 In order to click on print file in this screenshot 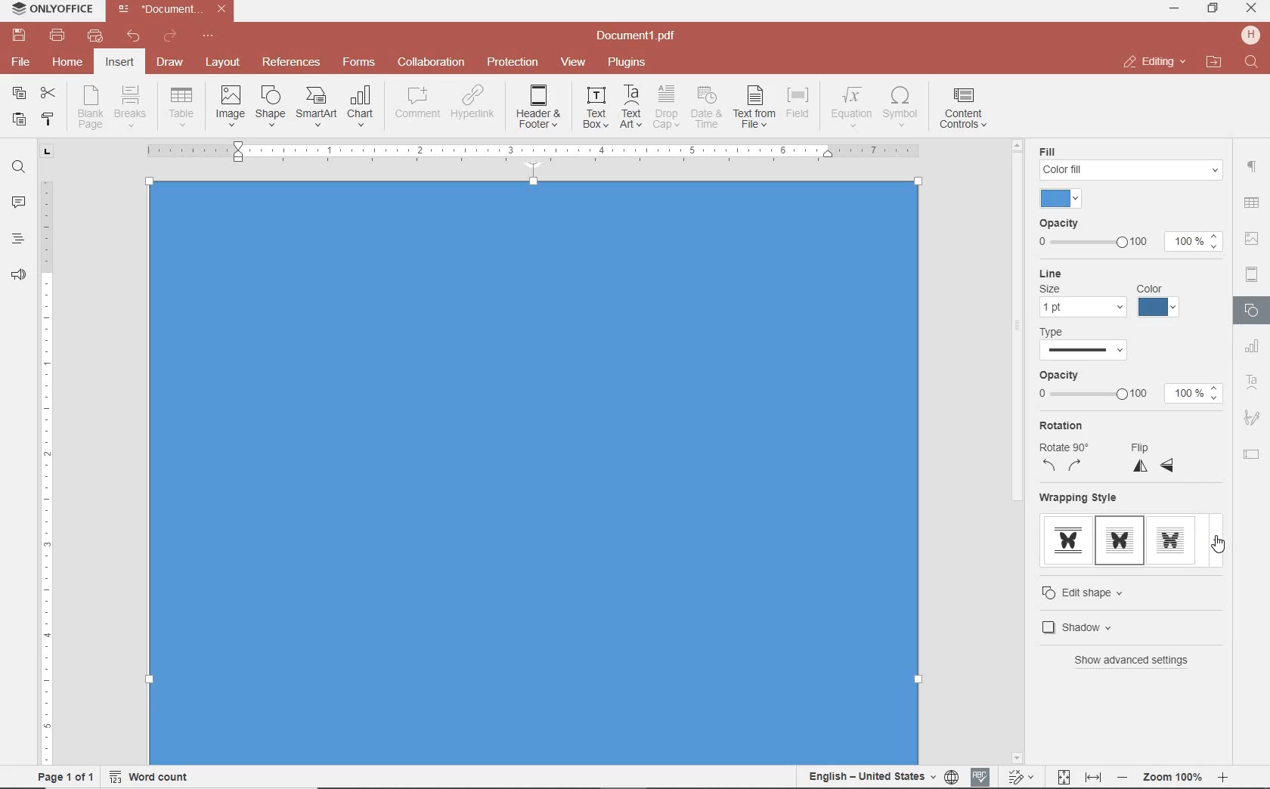, I will do `click(57, 36)`.